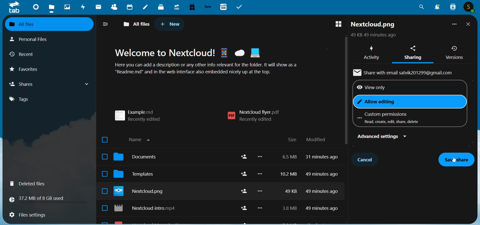  I want to click on shares, so click(50, 84).